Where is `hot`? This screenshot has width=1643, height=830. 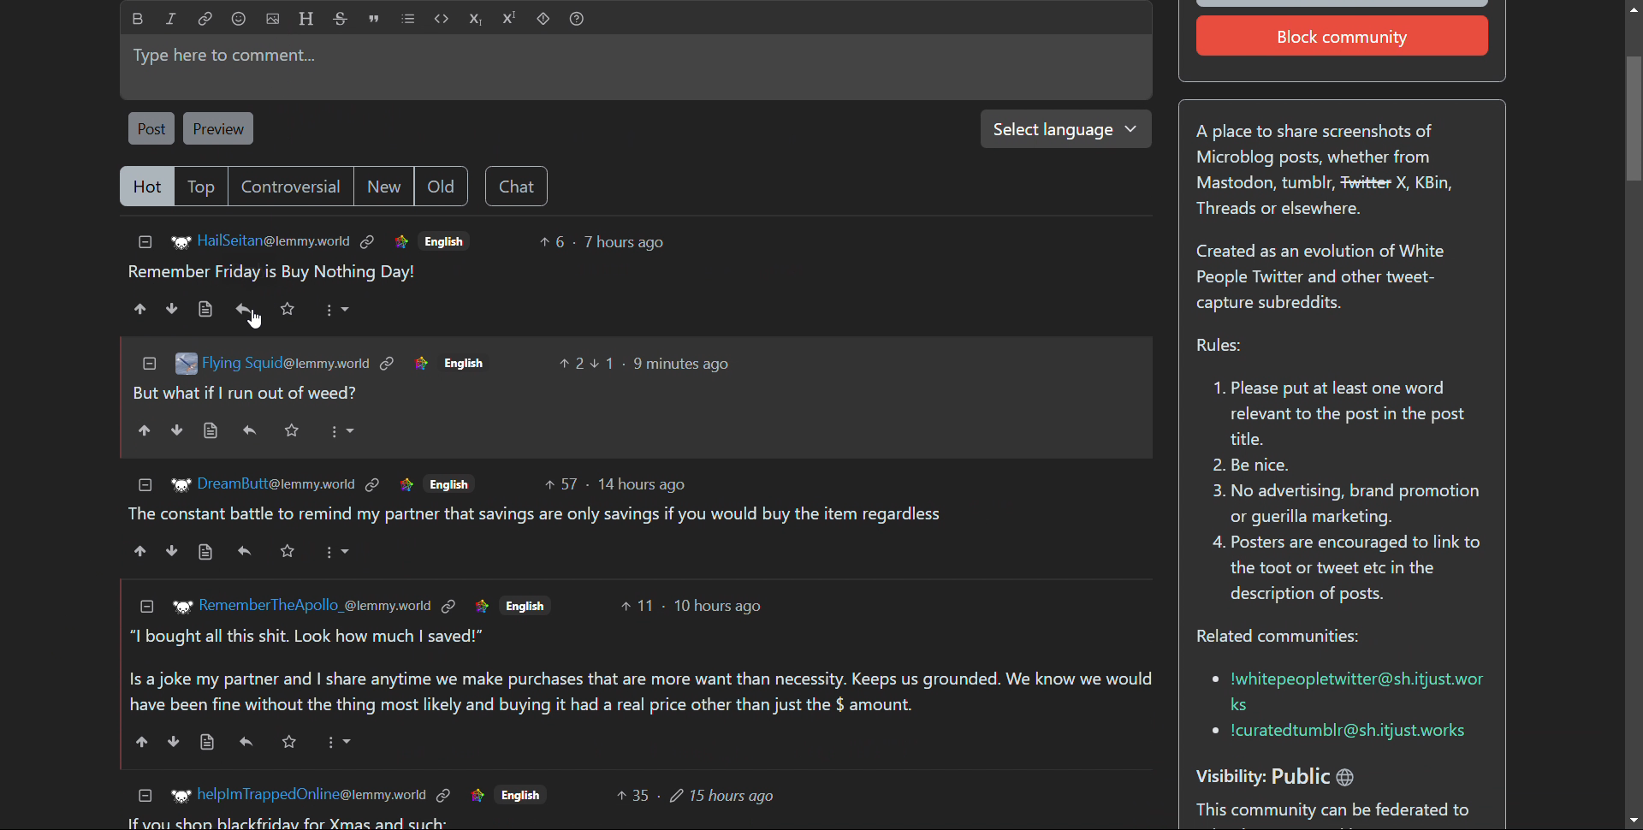
hot is located at coordinates (146, 187).